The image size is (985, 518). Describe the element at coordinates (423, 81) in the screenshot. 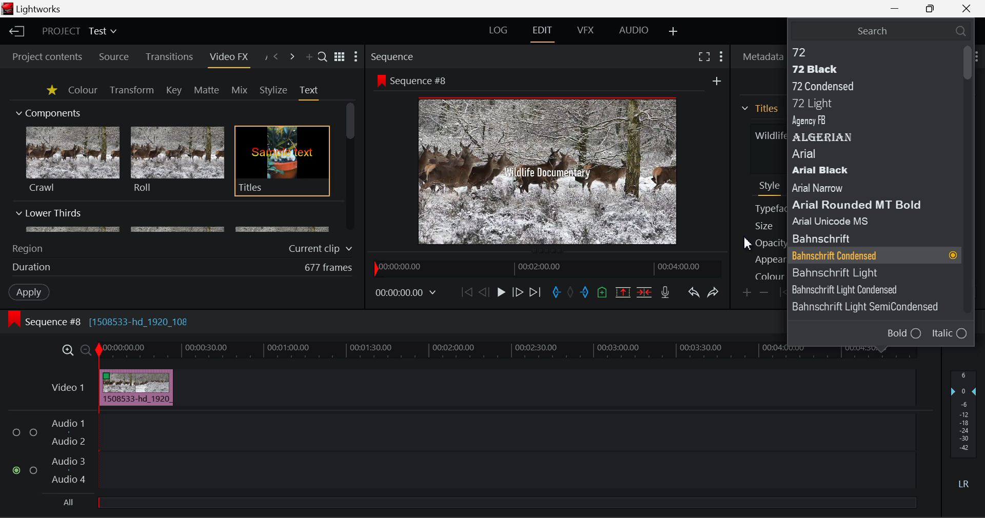

I see `Sequence #8` at that location.